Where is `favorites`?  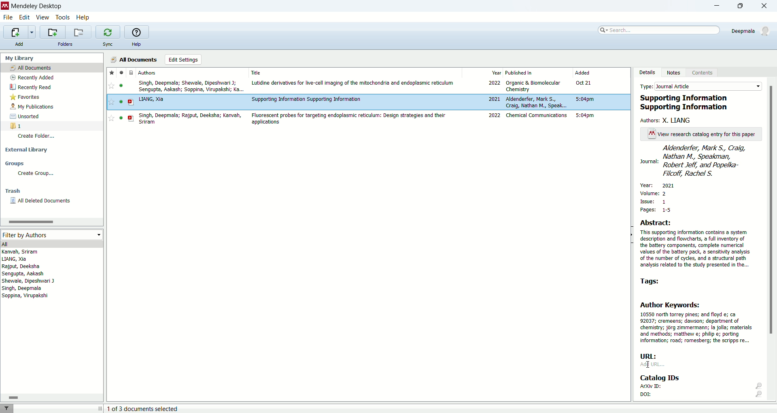 favorites is located at coordinates (111, 72).